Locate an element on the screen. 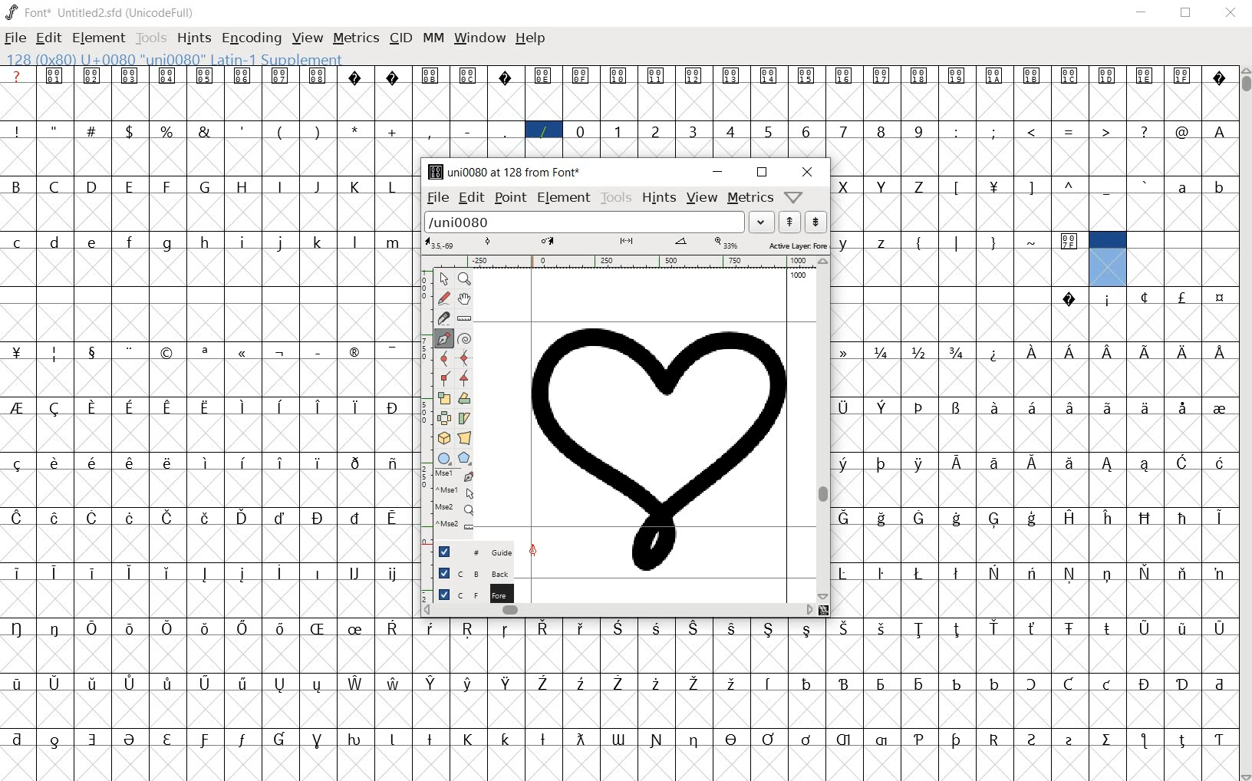  glyph is located at coordinates (656, 132).